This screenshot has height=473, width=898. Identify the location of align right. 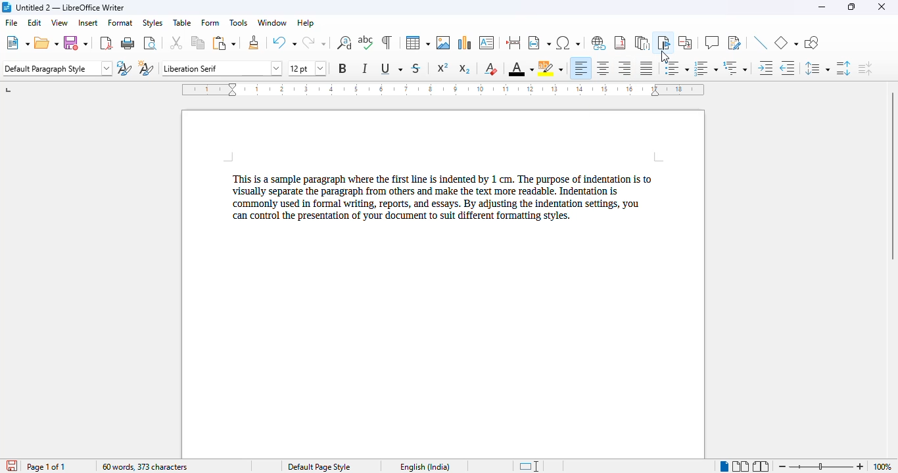
(624, 68).